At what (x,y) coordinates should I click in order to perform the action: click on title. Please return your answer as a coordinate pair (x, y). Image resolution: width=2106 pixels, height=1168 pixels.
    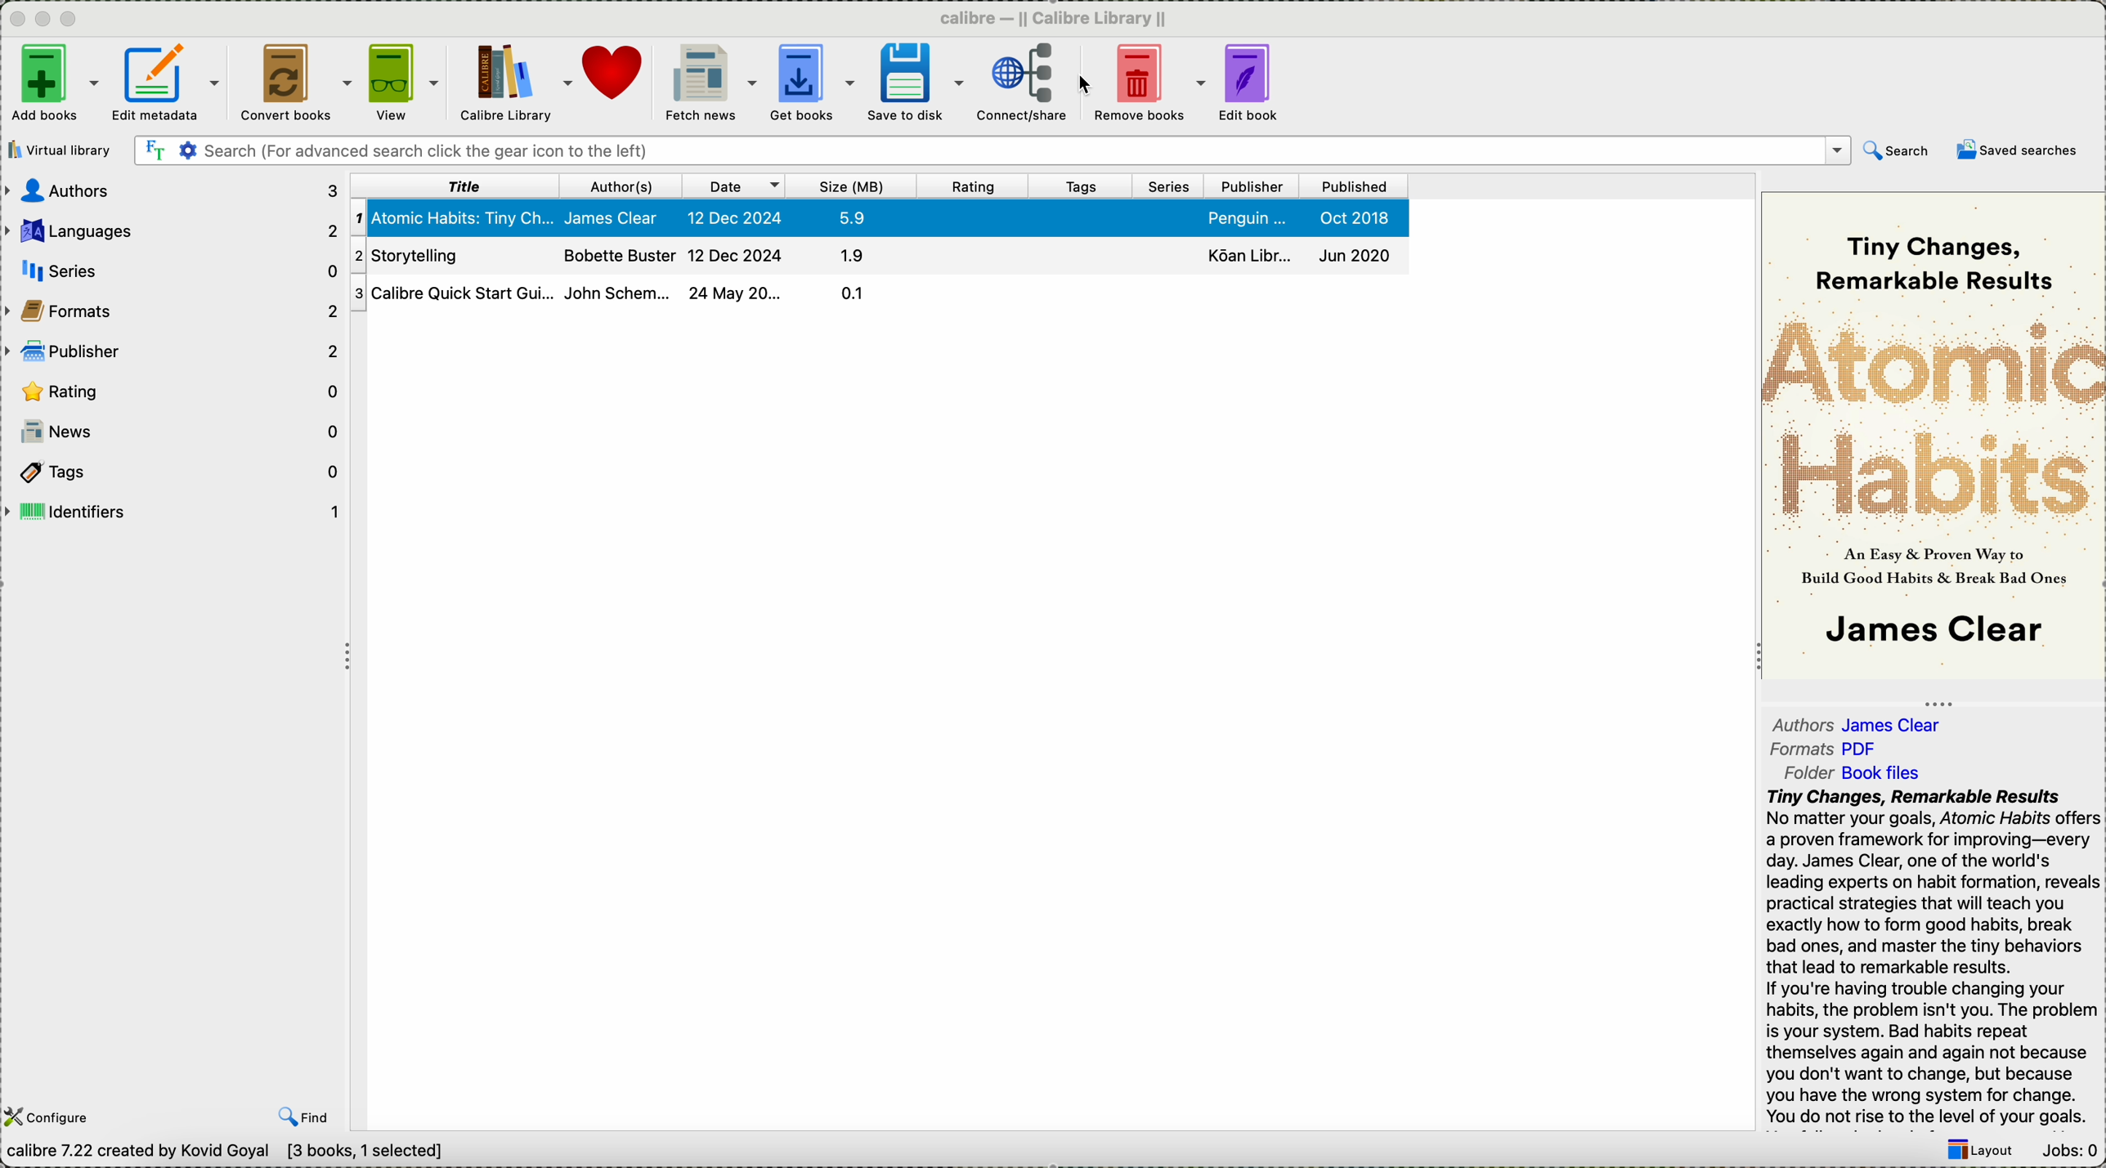
    Looking at the image, I should click on (454, 186).